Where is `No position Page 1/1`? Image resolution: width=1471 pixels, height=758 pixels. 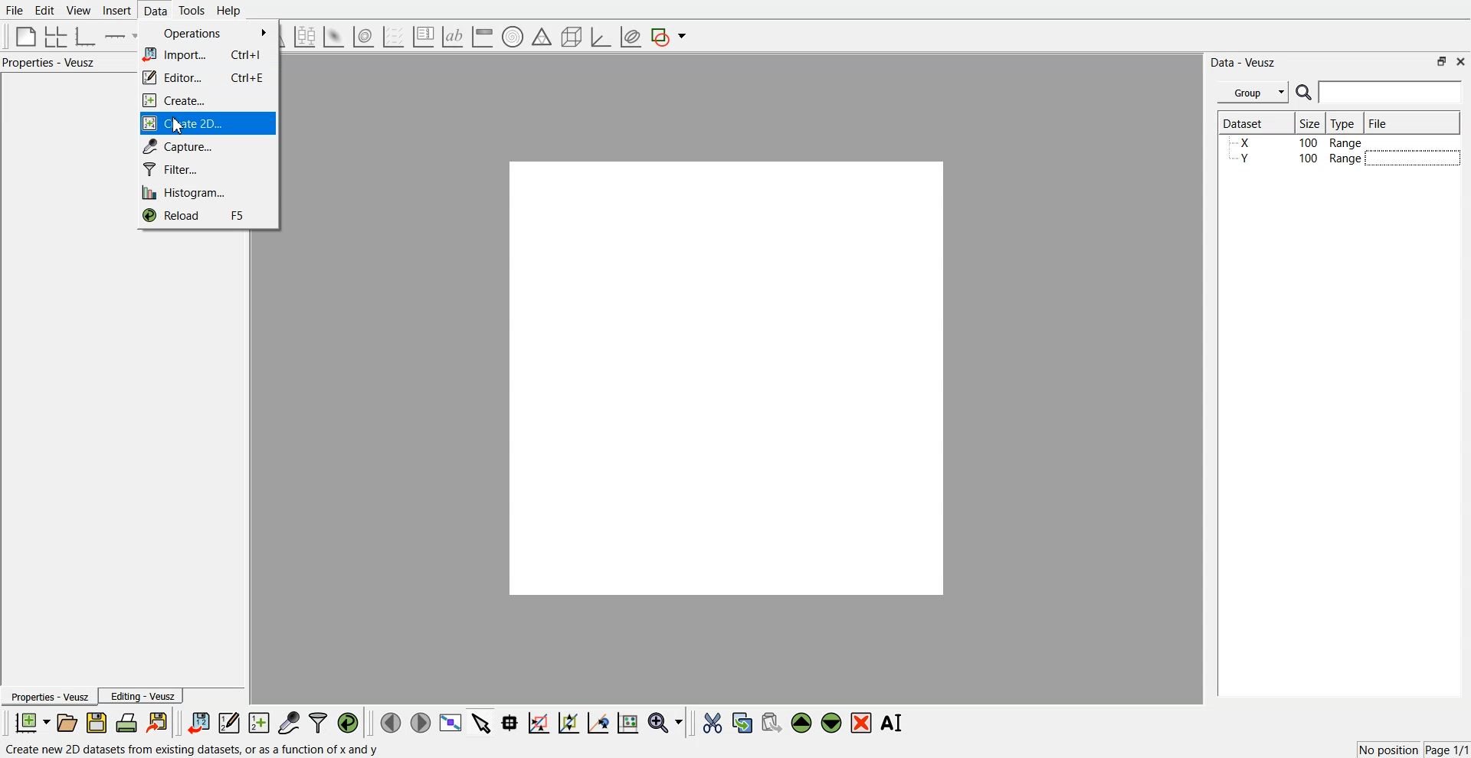 No position Page 1/1 is located at coordinates (1413, 750).